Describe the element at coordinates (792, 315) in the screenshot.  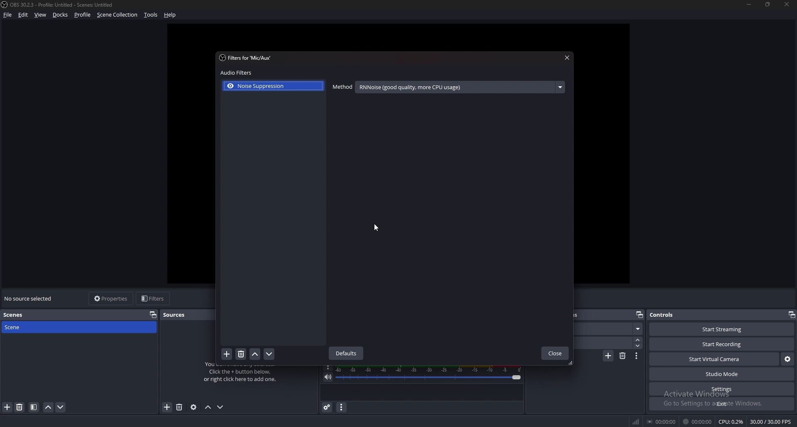
I see `pop out` at that location.